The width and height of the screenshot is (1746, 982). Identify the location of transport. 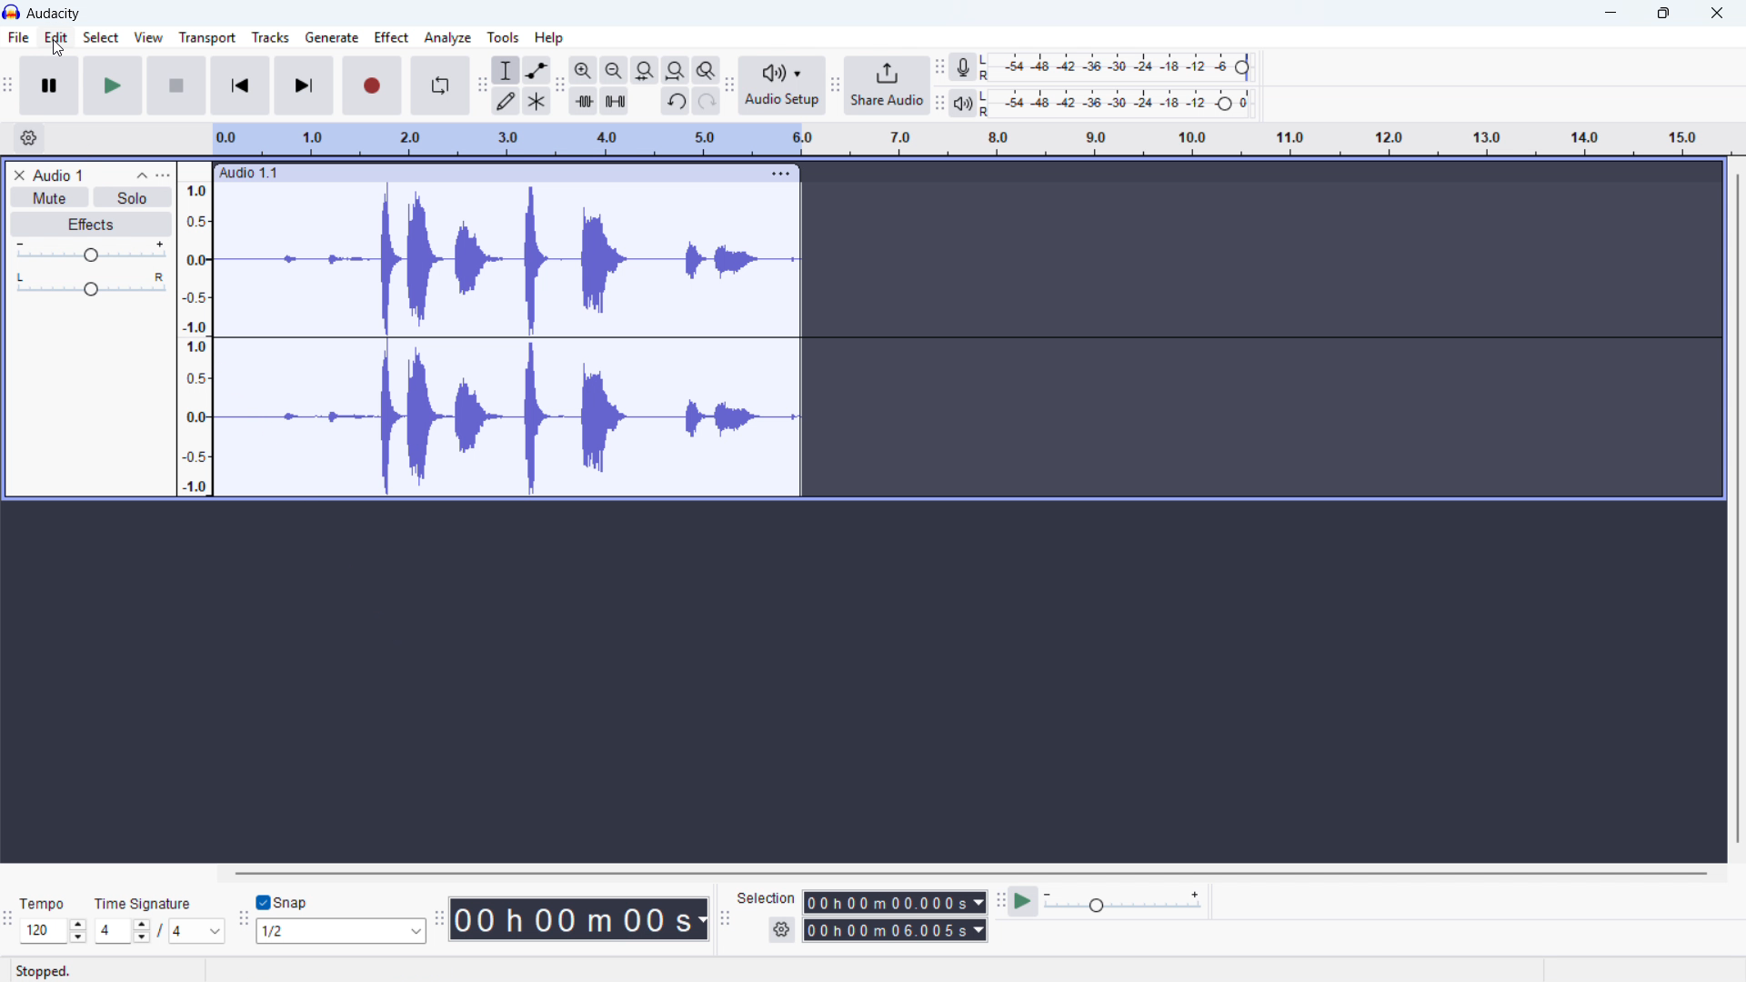
(207, 38).